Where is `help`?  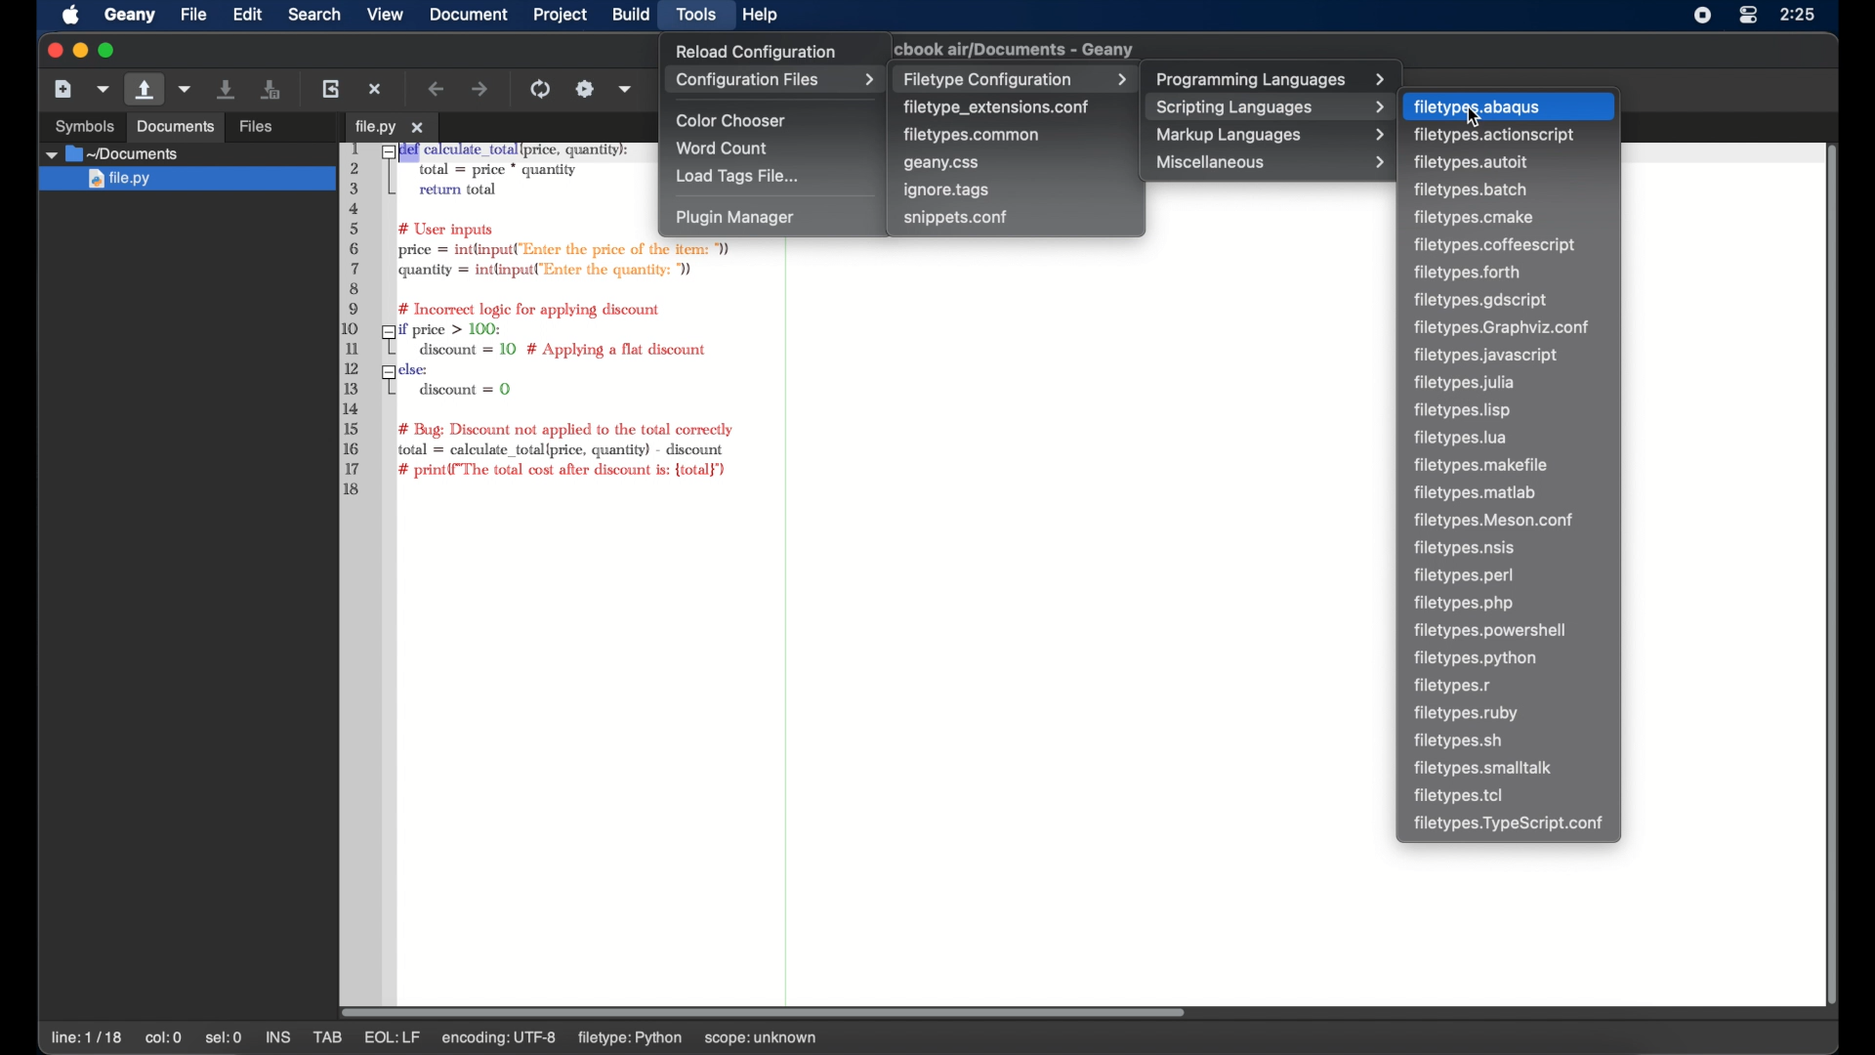 help is located at coordinates (761, 15).